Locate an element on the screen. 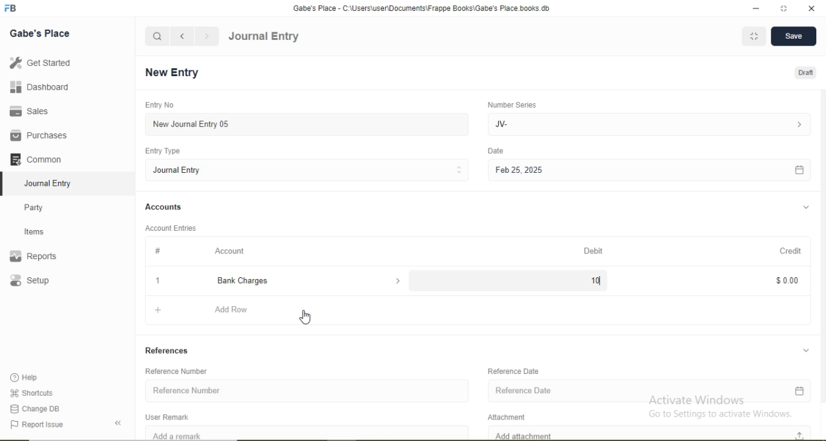  selected is located at coordinates (5, 183).